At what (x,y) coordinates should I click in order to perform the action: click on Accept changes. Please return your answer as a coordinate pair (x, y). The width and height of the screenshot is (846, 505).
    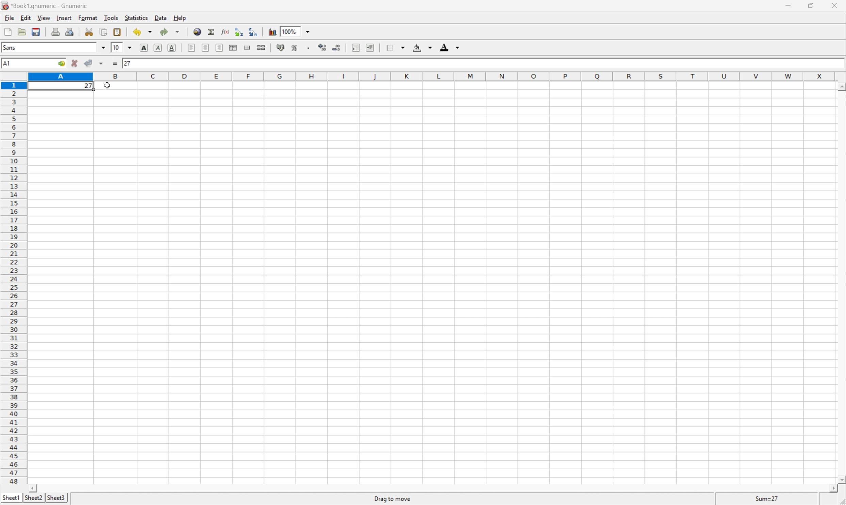
    Looking at the image, I should click on (88, 62).